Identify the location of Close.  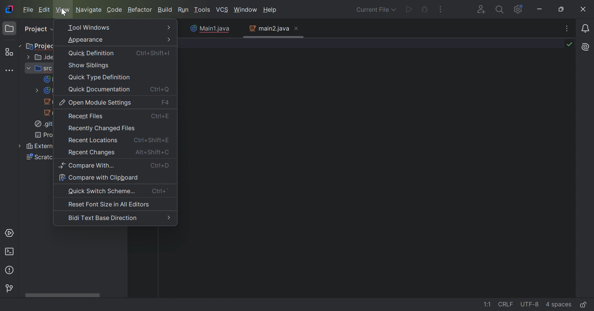
(296, 29).